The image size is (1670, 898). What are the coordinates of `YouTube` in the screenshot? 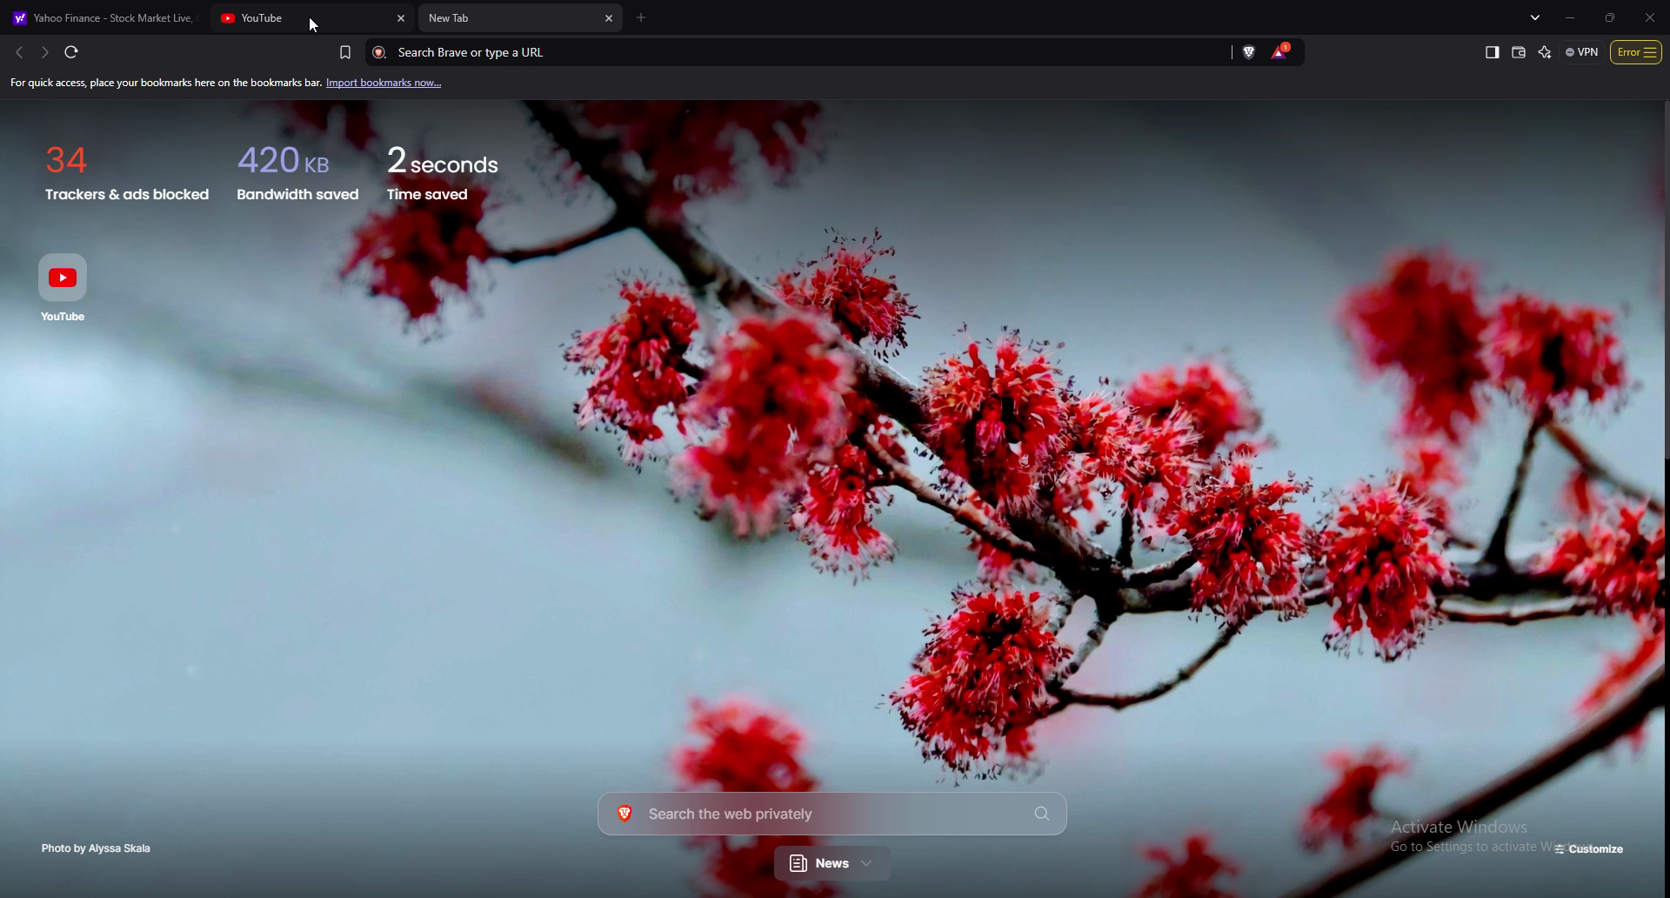 It's located at (300, 18).